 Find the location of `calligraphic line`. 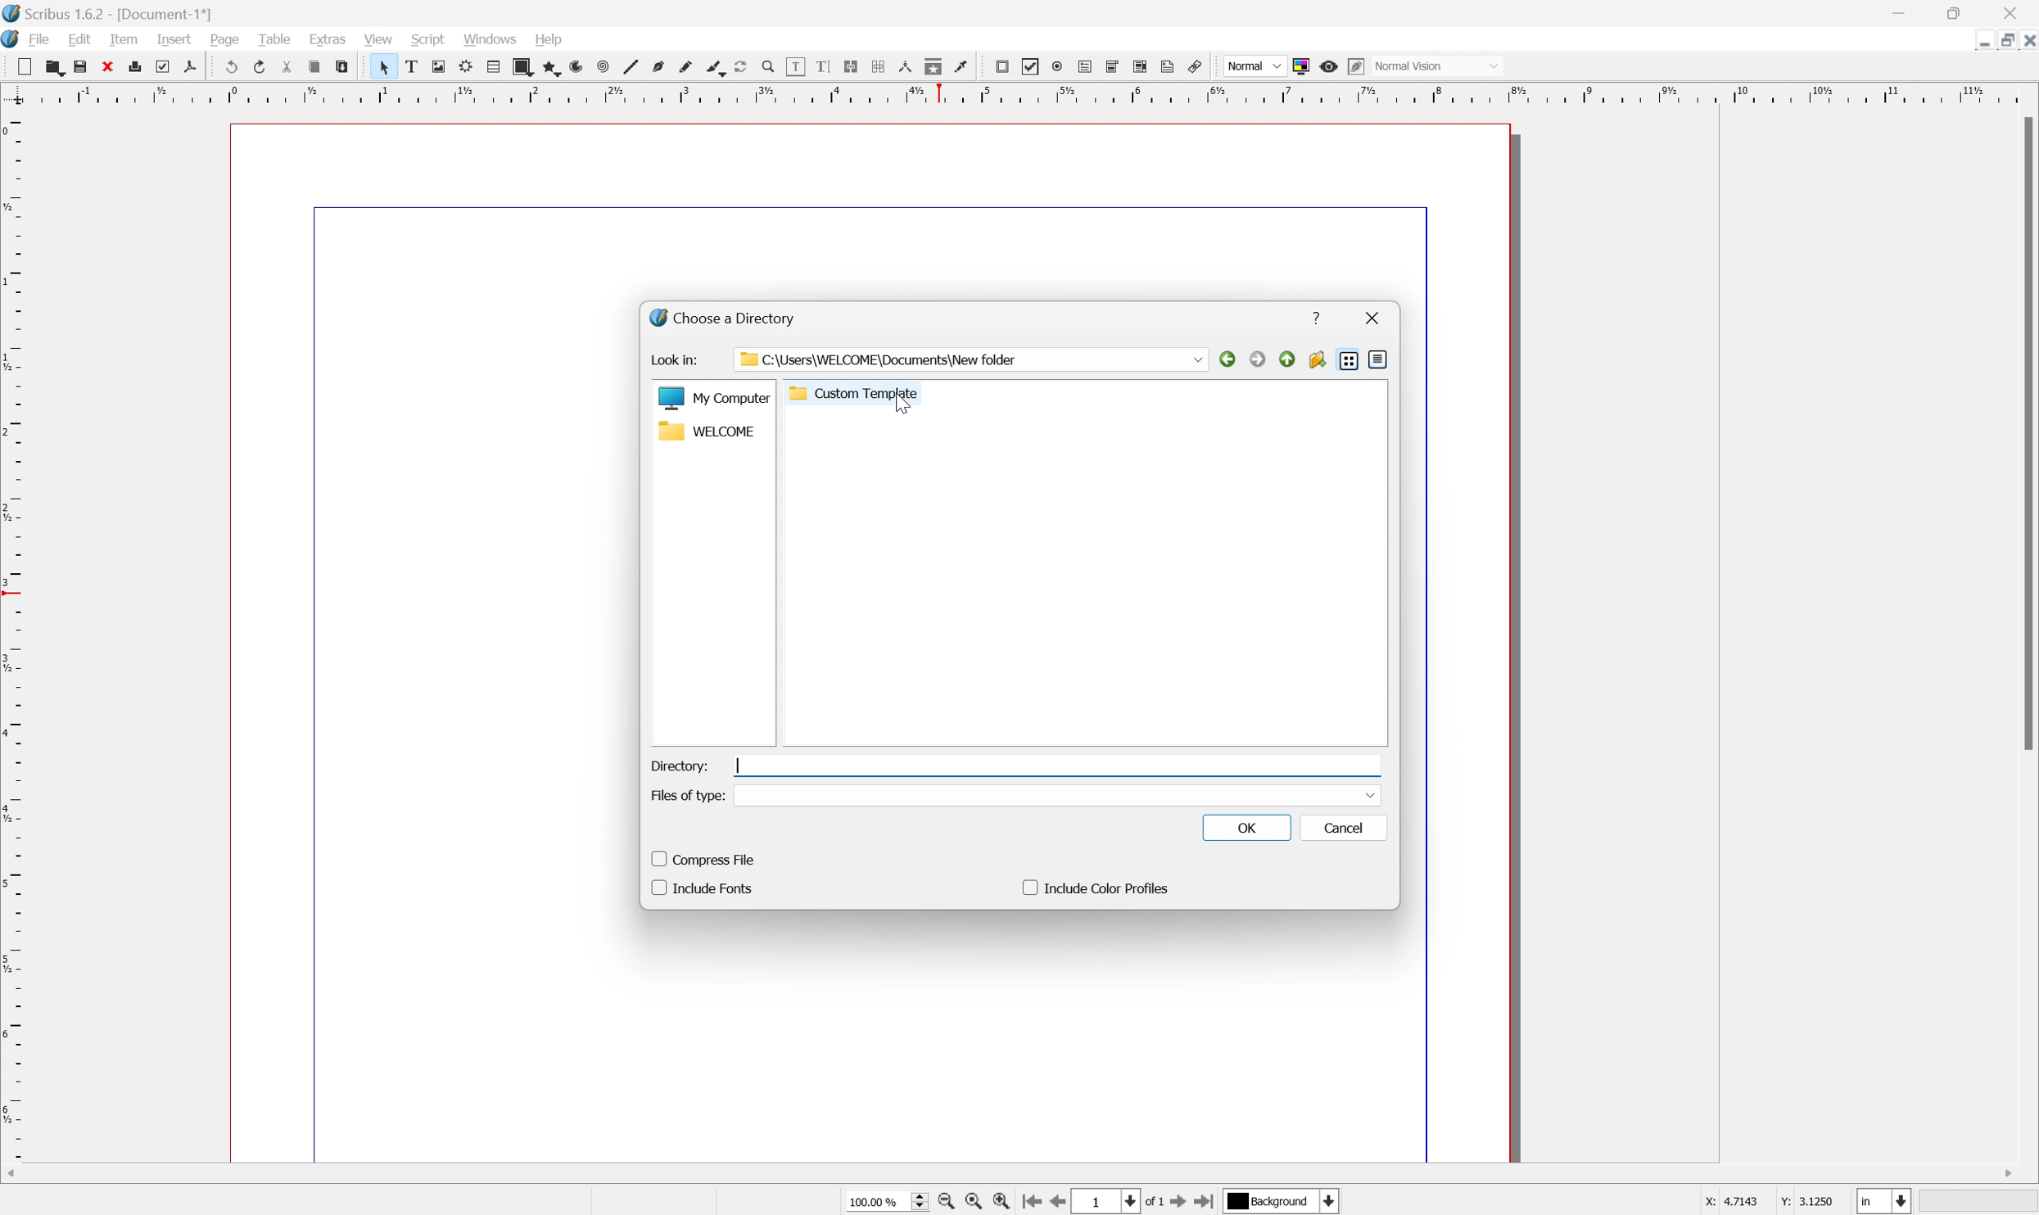

calligraphic line is located at coordinates (721, 68).